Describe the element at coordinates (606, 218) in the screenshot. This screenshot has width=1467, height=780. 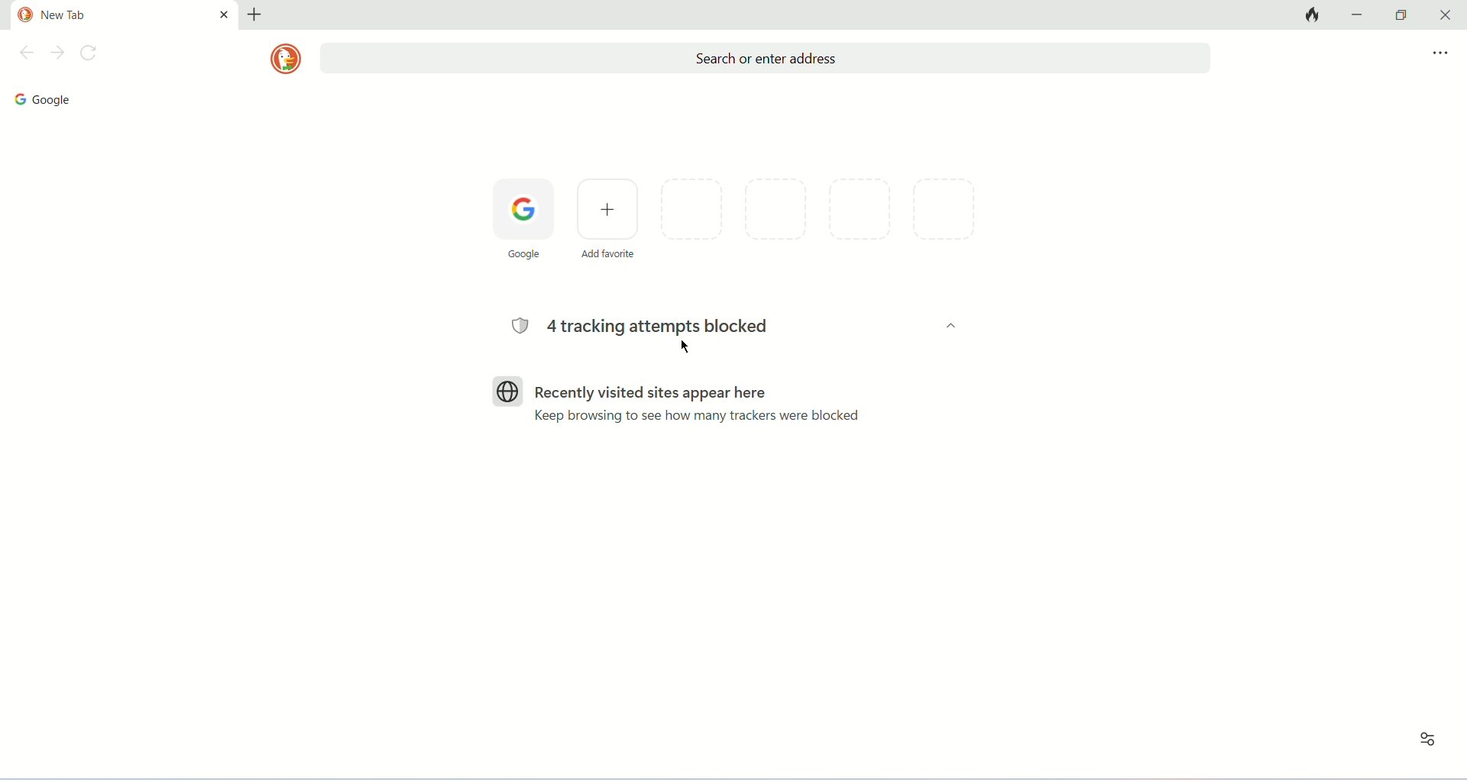
I see `add favorite` at that location.